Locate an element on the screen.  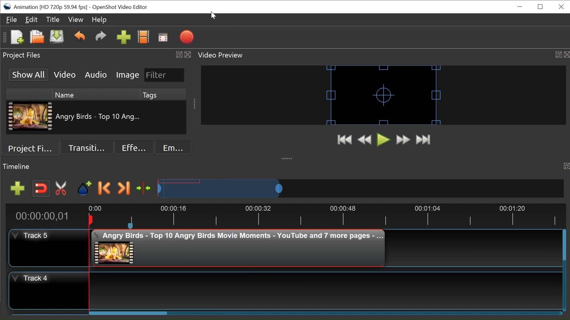
Save Project is located at coordinates (57, 38).